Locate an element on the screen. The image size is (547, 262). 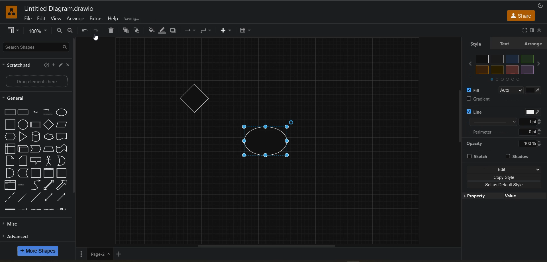
arrow is located at coordinates (62, 185).